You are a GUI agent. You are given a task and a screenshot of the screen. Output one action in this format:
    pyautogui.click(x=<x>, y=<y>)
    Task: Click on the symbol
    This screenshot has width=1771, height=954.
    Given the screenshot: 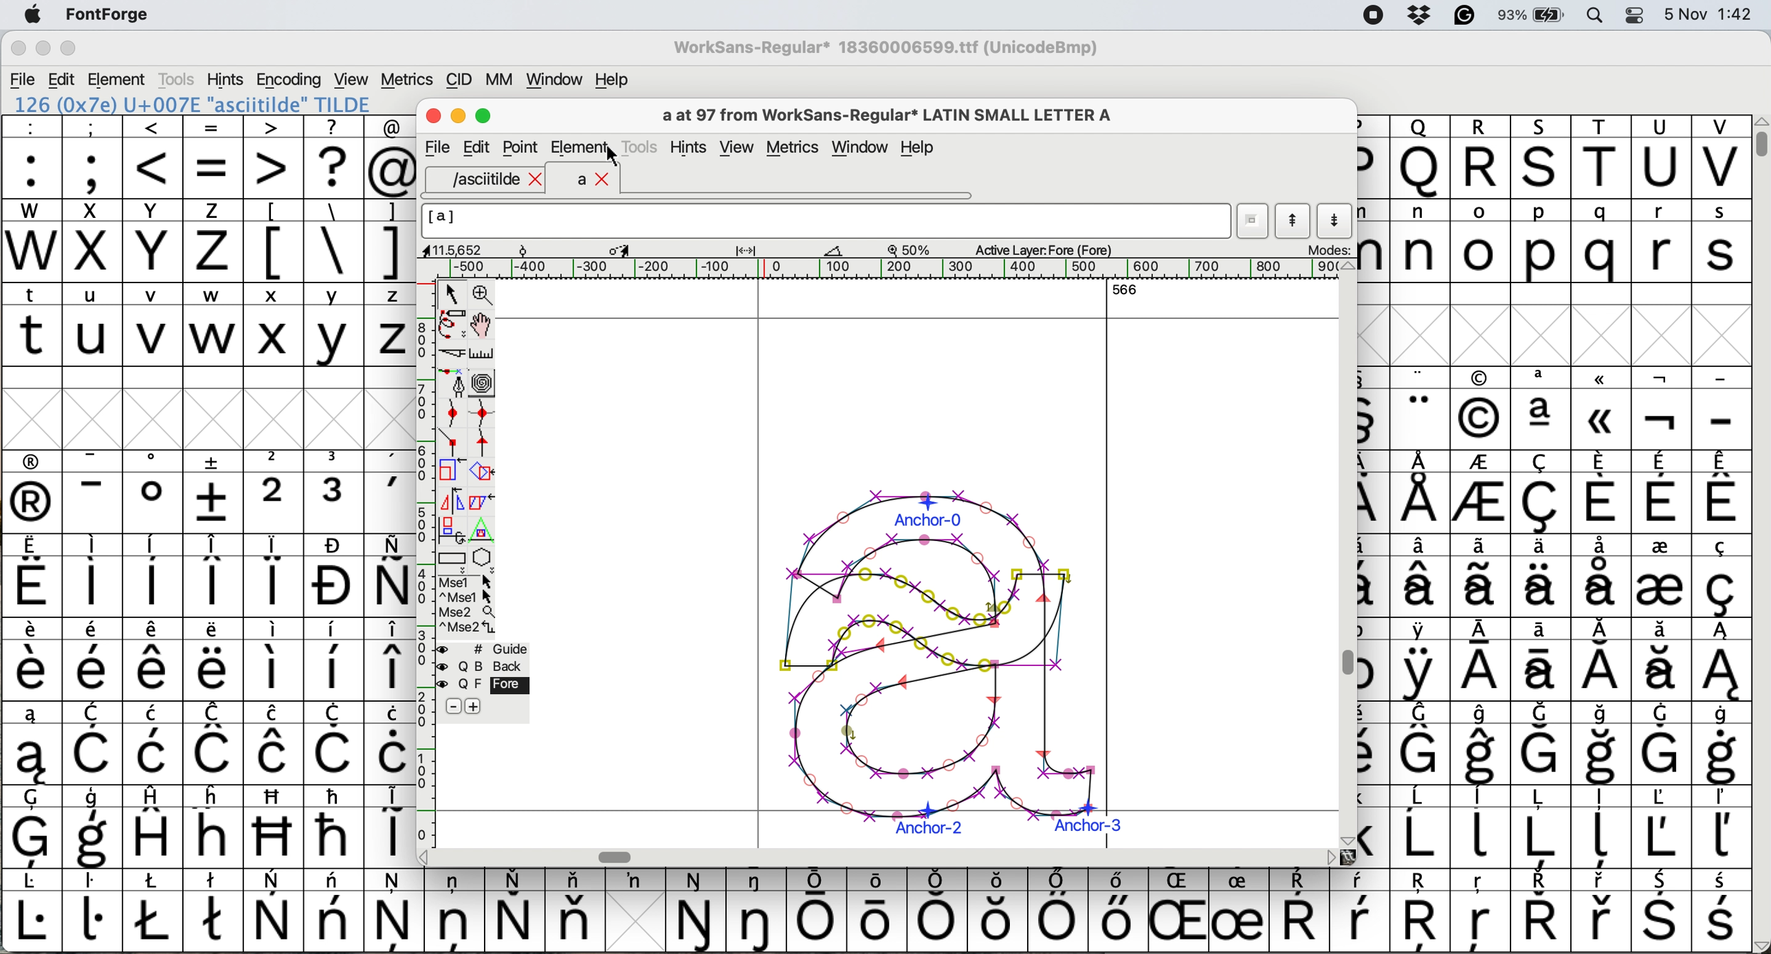 What is the action you would take?
    pyautogui.click(x=1540, y=911)
    